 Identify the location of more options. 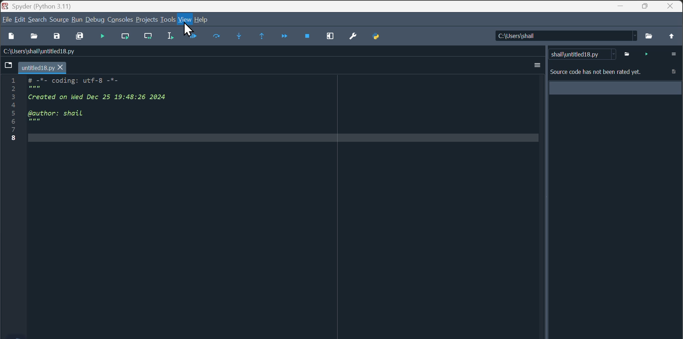
(671, 54).